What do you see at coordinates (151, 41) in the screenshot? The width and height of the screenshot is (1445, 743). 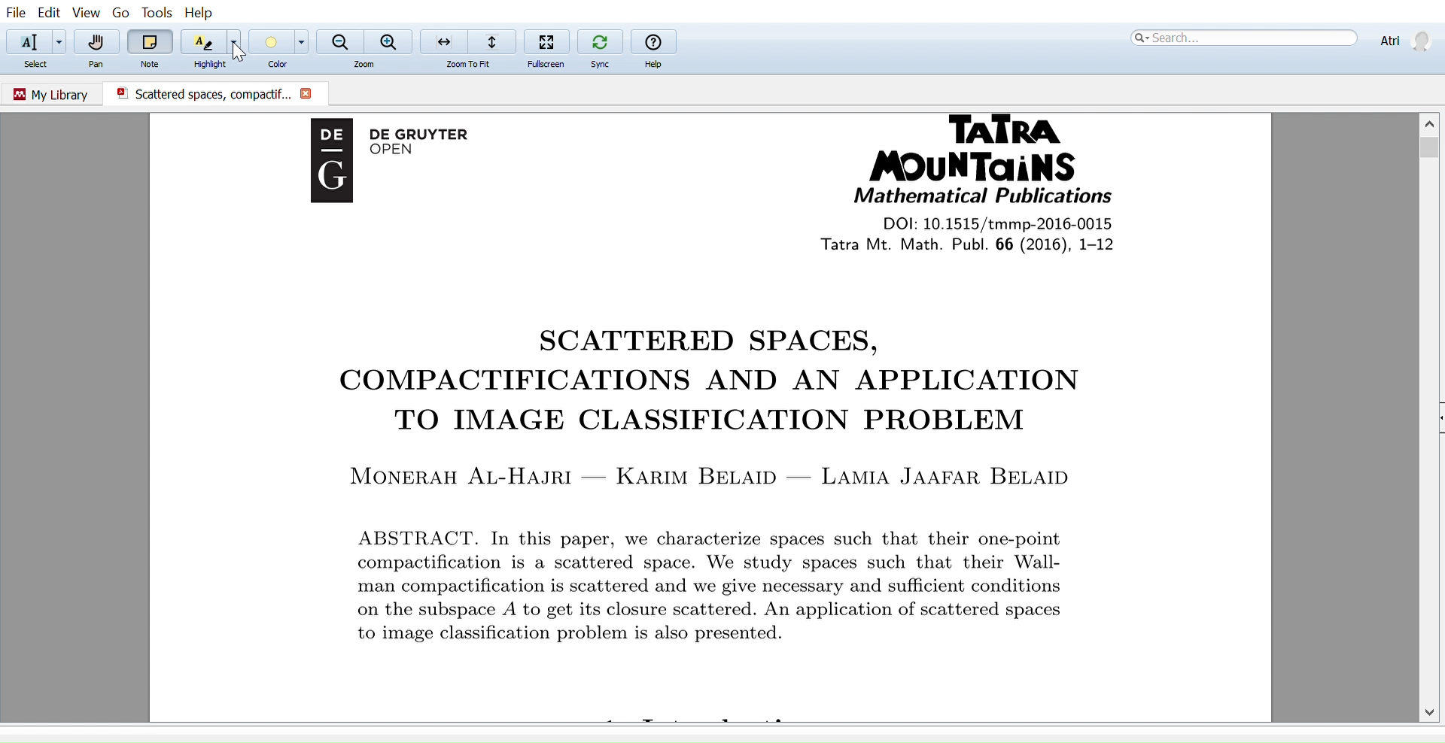 I see `Note` at bounding box center [151, 41].